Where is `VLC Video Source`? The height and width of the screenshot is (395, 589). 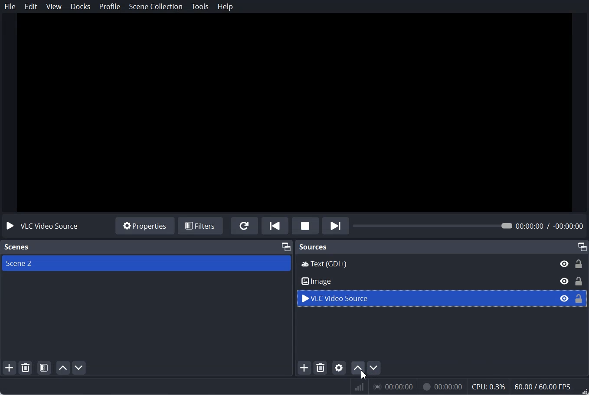 VLC Video Source is located at coordinates (442, 298).